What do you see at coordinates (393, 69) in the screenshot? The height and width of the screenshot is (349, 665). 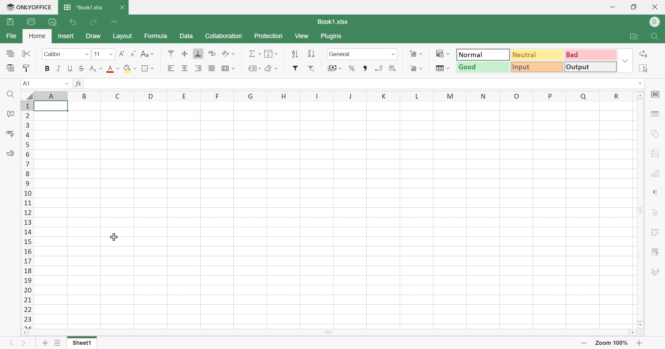 I see `Increase decimal` at bounding box center [393, 69].